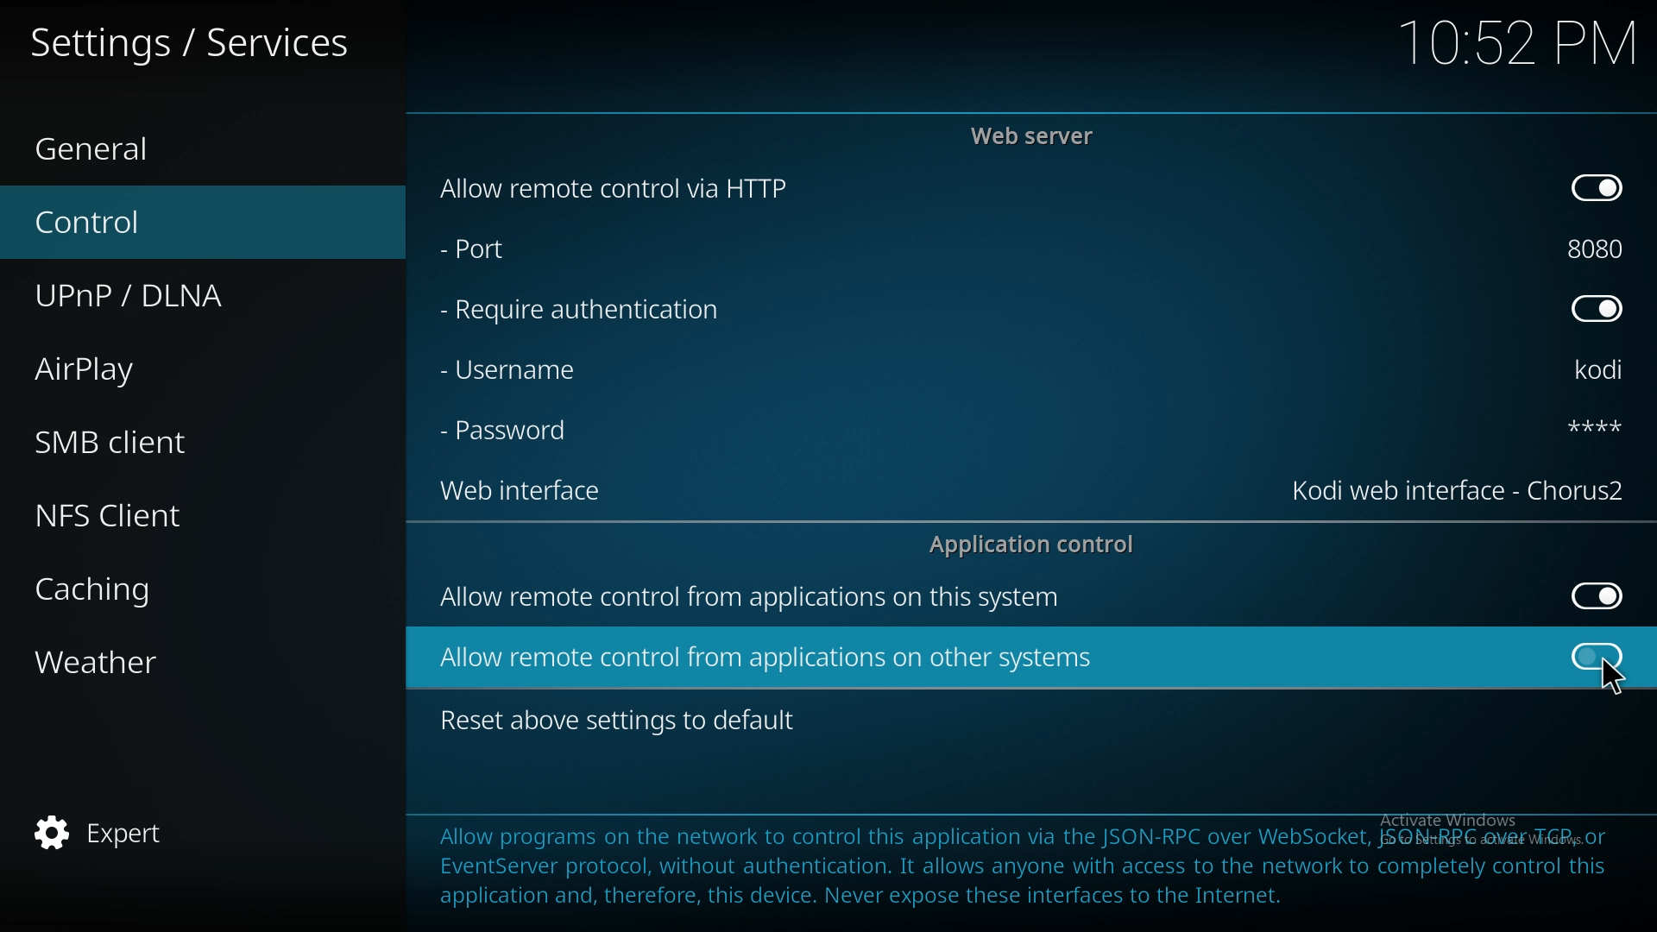 This screenshot has height=932, width=1657. What do you see at coordinates (526, 368) in the screenshot?
I see `username` at bounding box center [526, 368].